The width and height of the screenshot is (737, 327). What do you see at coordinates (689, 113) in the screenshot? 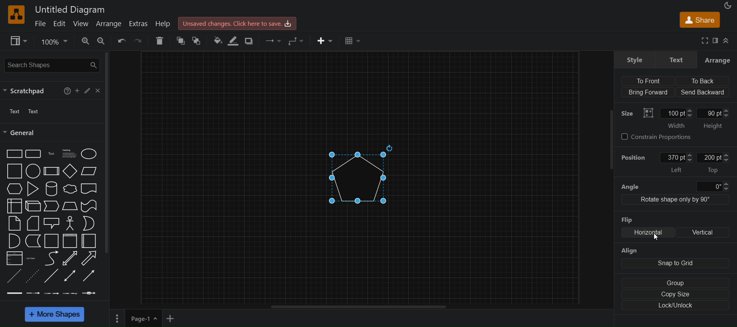
I see `Increase/Decrease width` at bounding box center [689, 113].